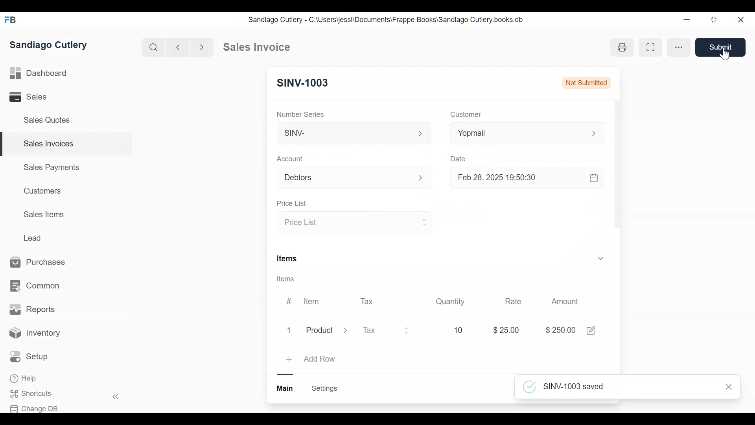 The width and height of the screenshot is (755, 425). What do you see at coordinates (42, 262) in the screenshot?
I see `Purchases` at bounding box center [42, 262].